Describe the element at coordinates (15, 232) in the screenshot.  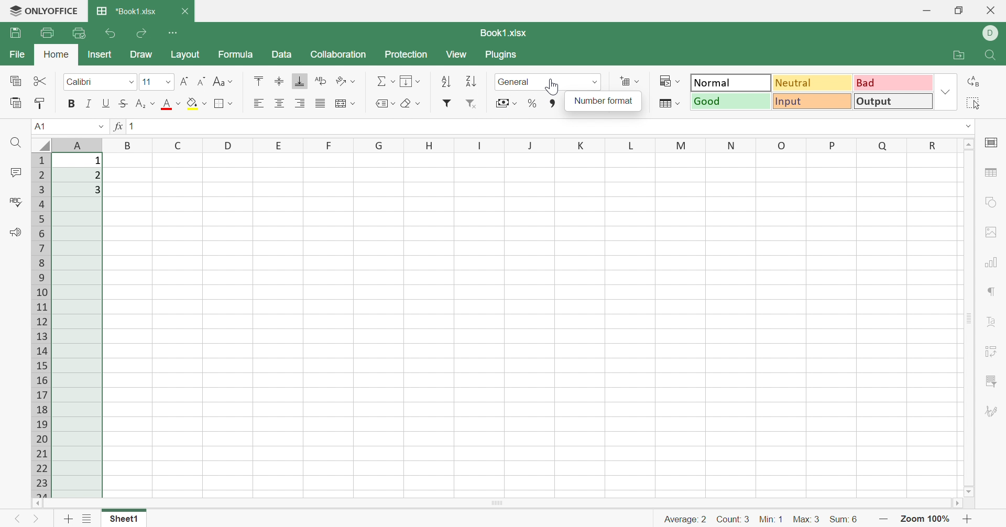
I see `Feedback & Support` at that location.